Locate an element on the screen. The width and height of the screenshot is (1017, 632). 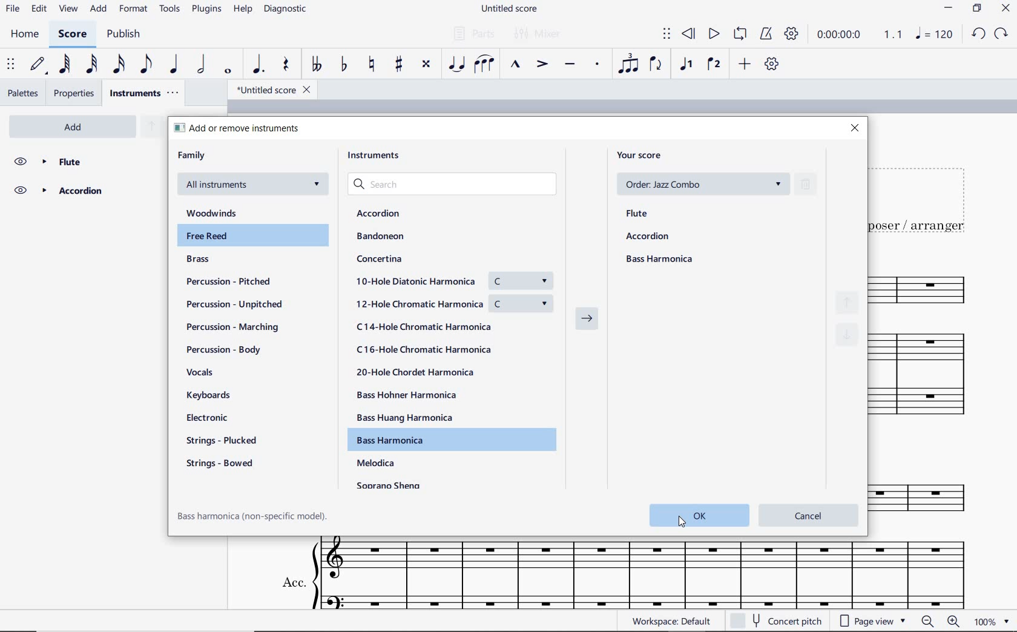
Free Reed is located at coordinates (254, 238).